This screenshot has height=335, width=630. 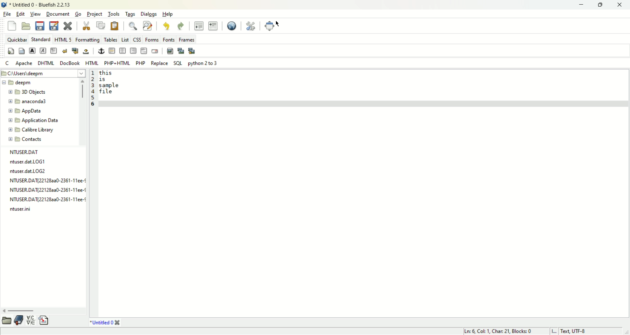 What do you see at coordinates (88, 39) in the screenshot?
I see `formatting` at bounding box center [88, 39].